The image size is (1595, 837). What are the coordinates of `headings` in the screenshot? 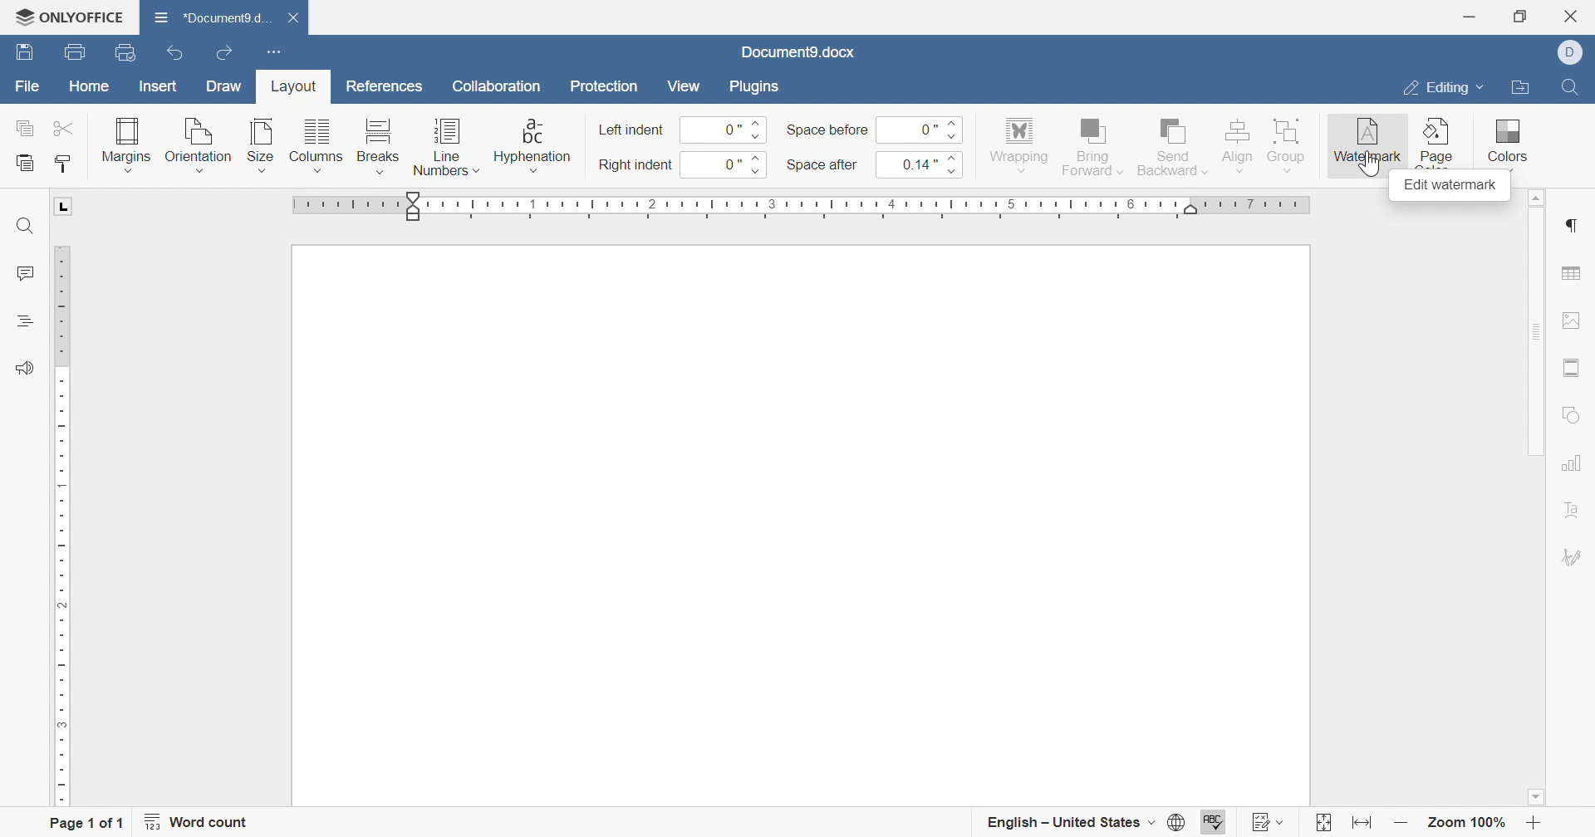 It's located at (22, 321).